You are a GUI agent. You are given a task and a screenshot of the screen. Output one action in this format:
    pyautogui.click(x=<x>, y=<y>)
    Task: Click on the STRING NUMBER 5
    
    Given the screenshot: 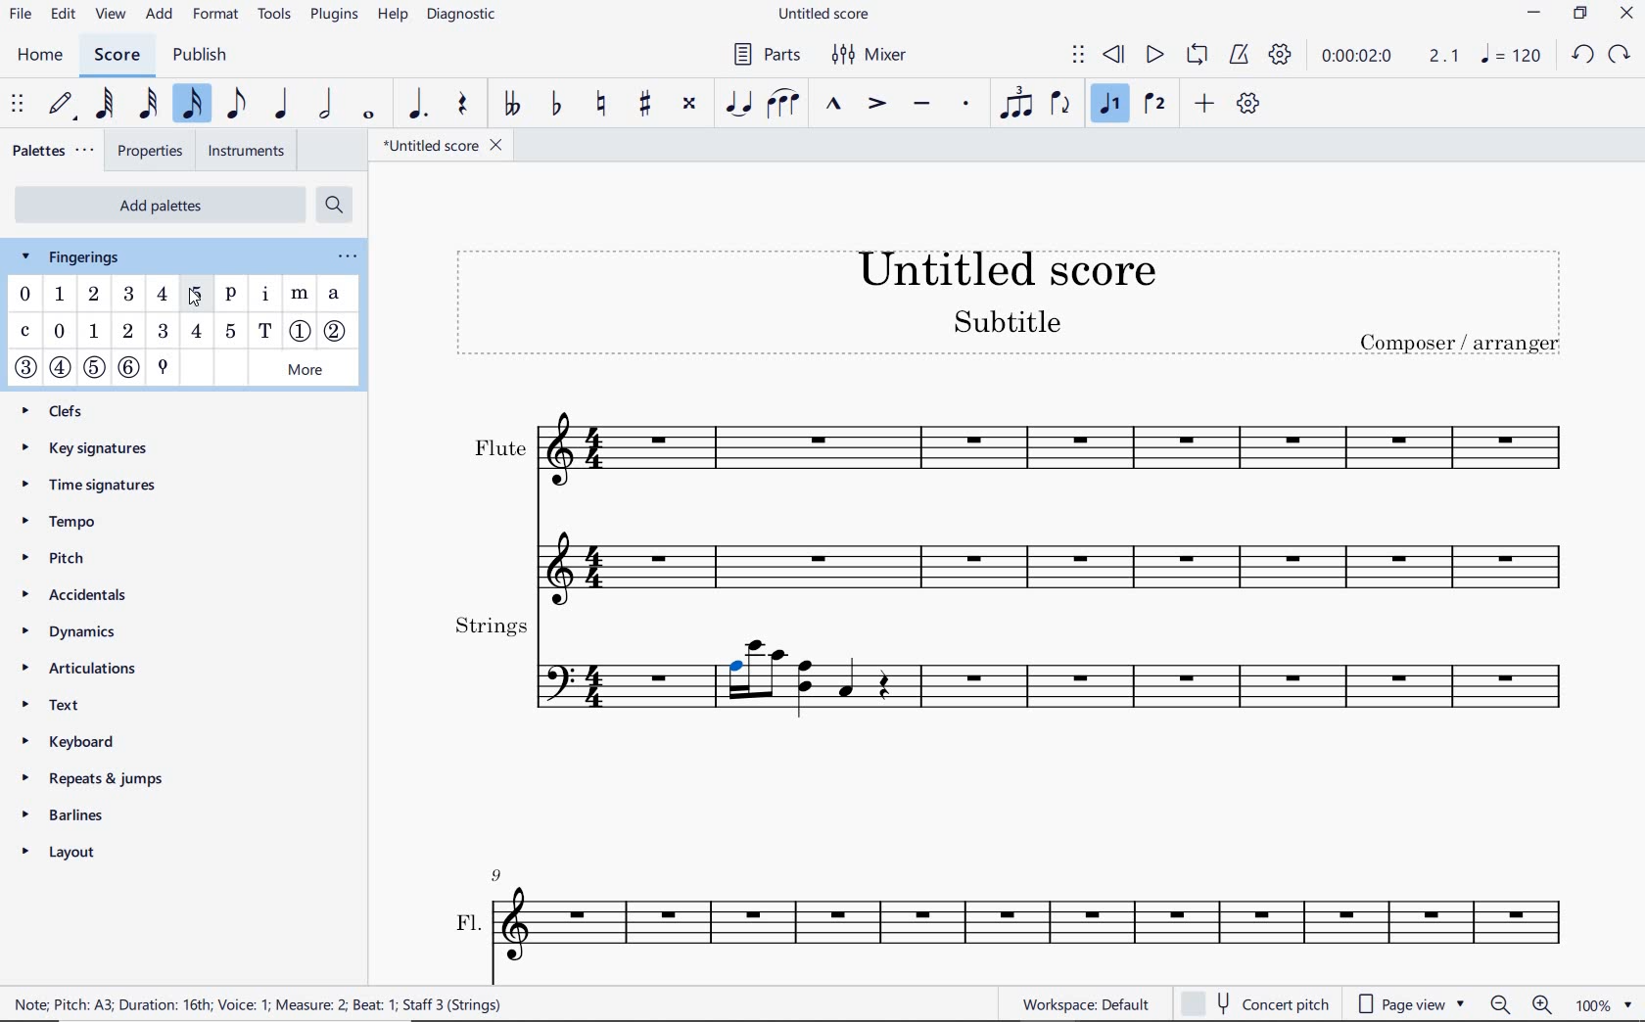 What is the action you would take?
    pyautogui.click(x=94, y=366)
    